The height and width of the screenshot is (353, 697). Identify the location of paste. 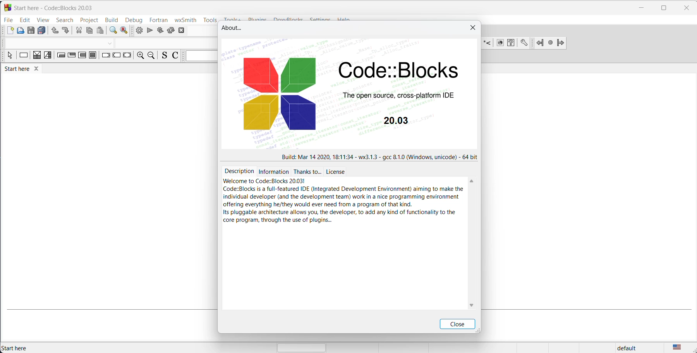
(101, 31).